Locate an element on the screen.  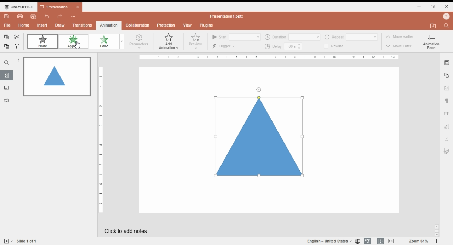
draw is located at coordinates (61, 25).